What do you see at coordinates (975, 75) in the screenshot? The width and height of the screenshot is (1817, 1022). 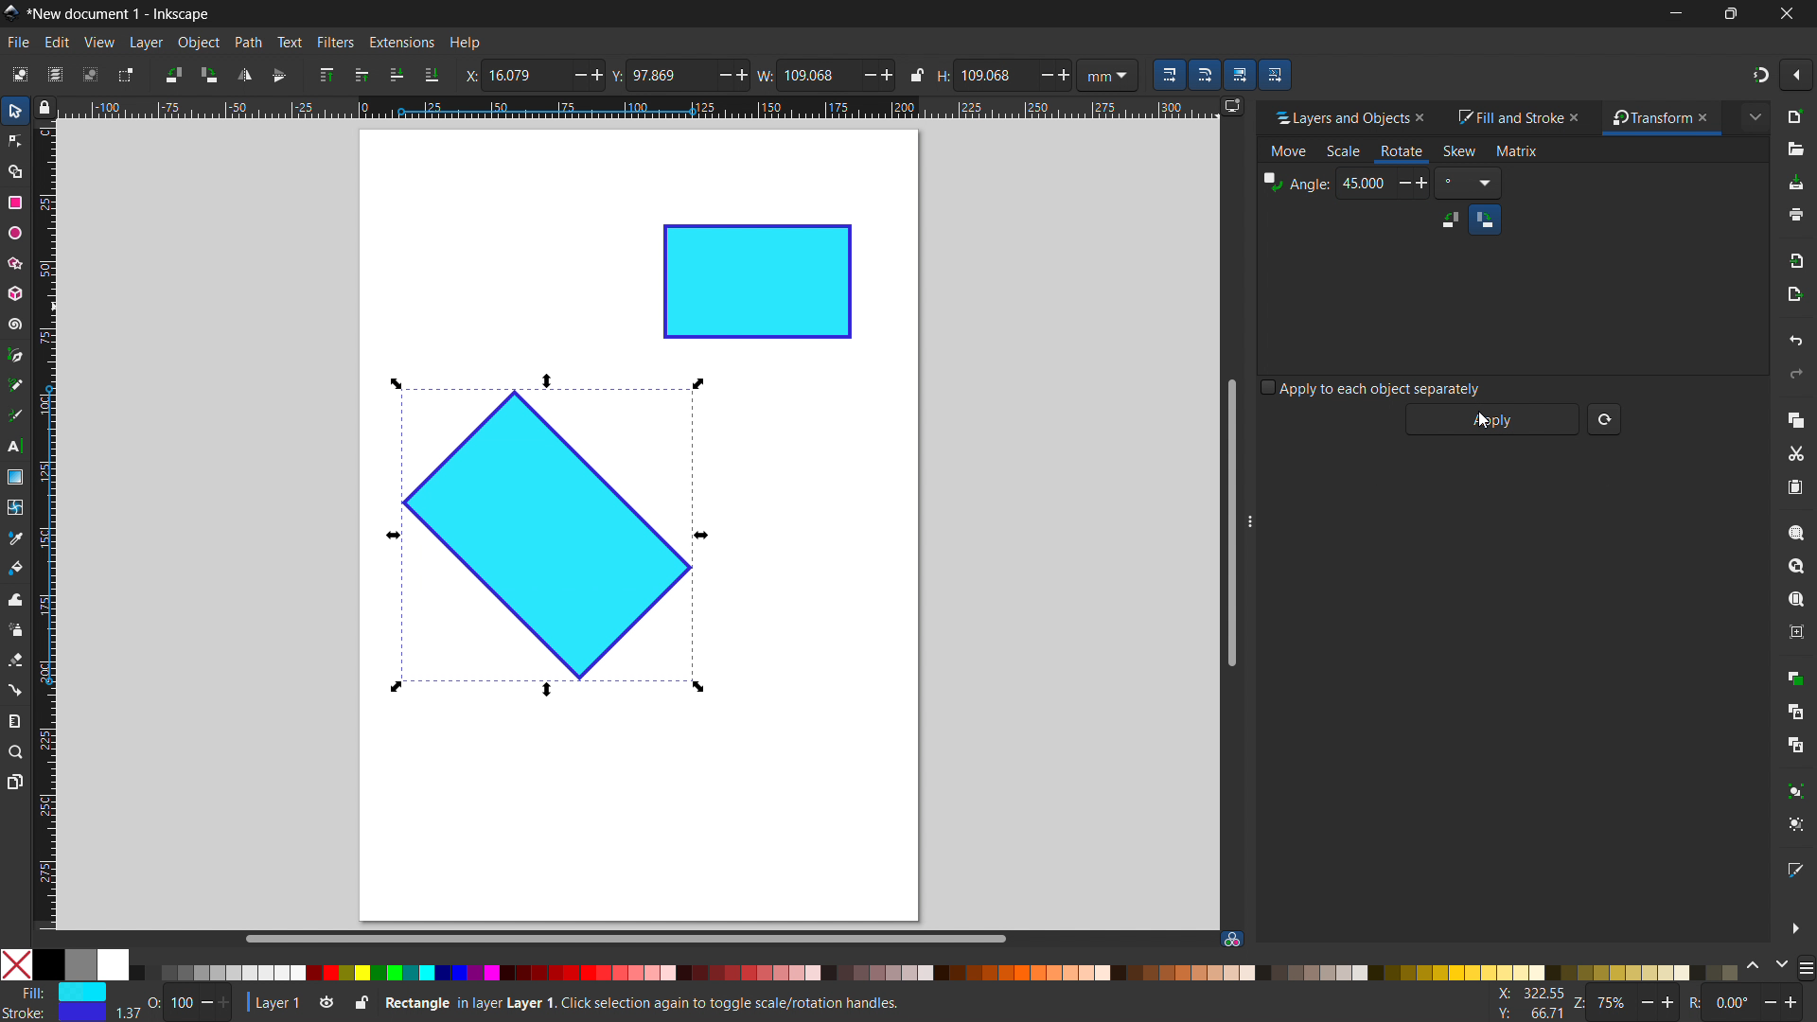 I see `H: 59.913` at bounding box center [975, 75].